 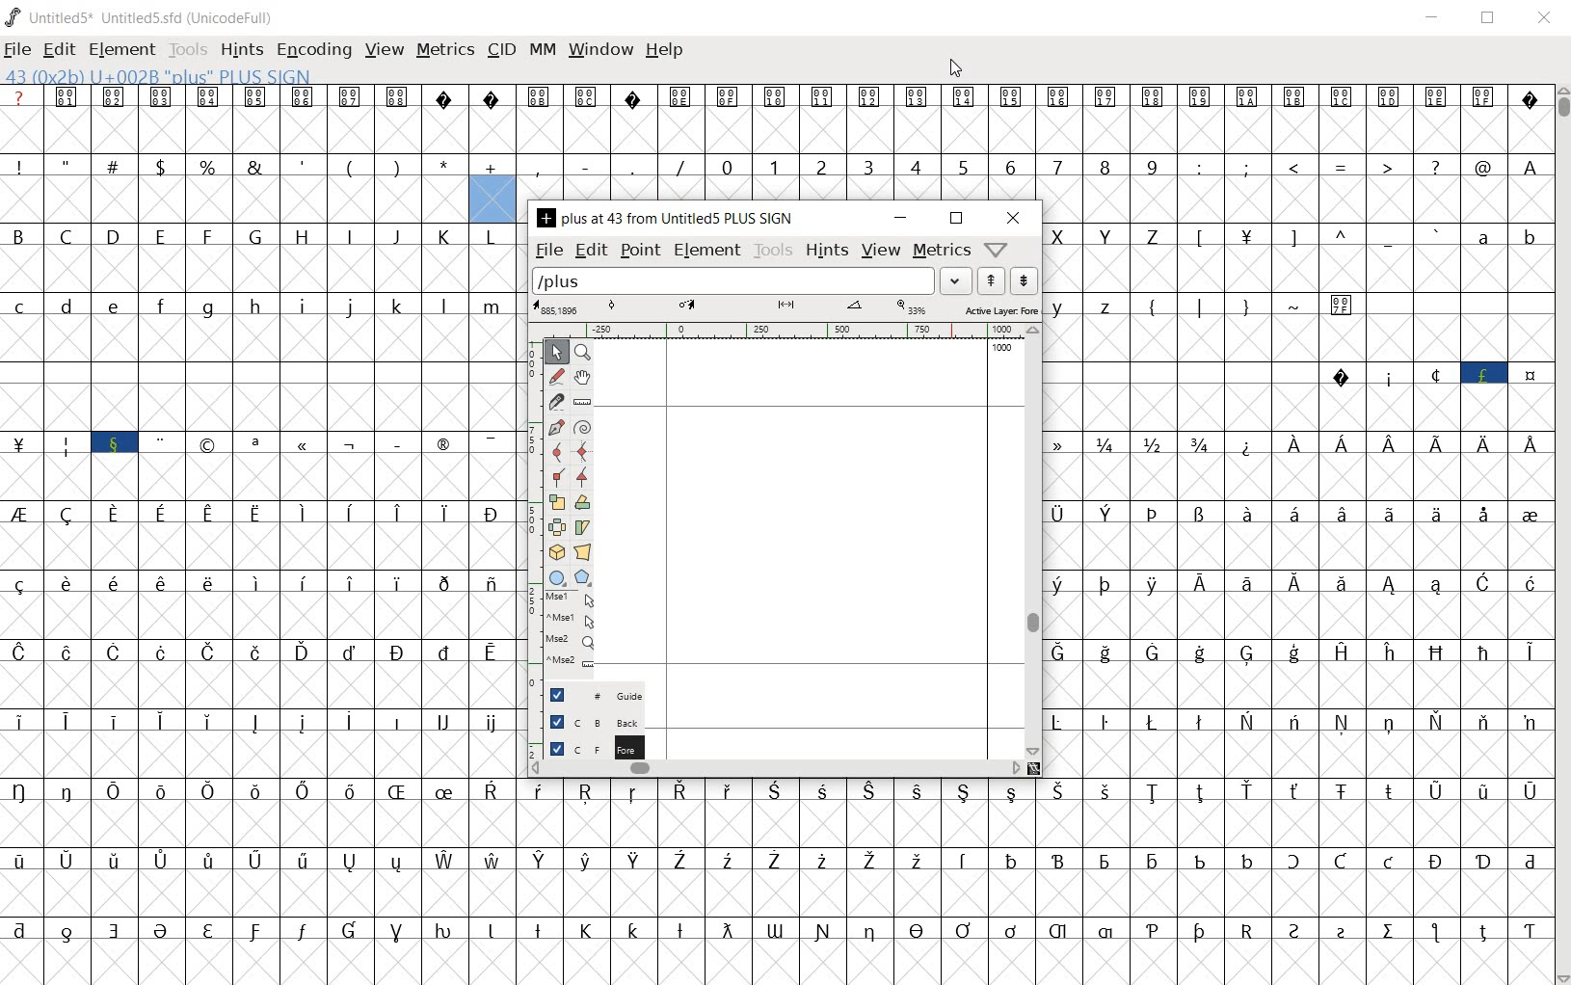 I want to click on slot, so click(x=260, y=397).